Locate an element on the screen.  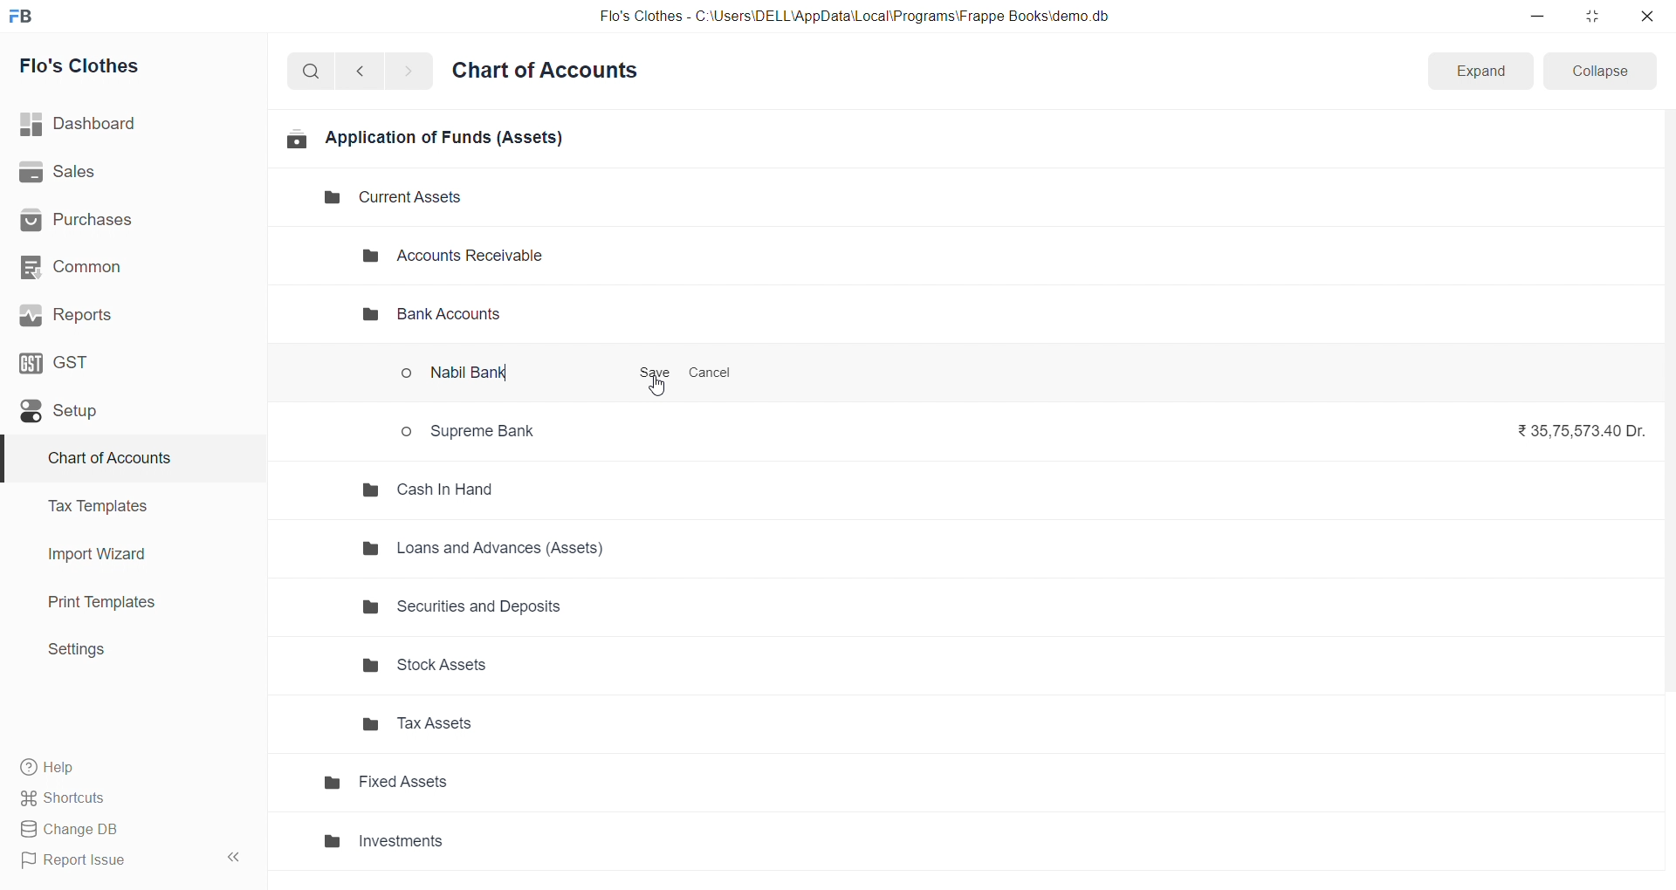
Flo's Clothes - C:\Users\DELL\AppData\Local\Programs\Frappe Books\demo.db is located at coordinates (855, 17).